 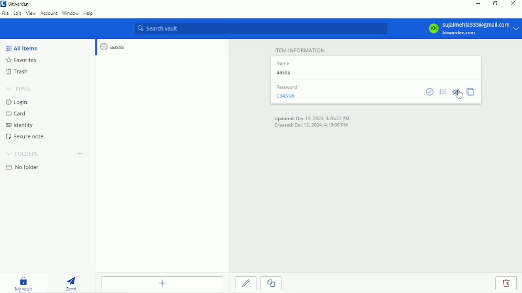 I want to click on Login, so click(x=18, y=102).